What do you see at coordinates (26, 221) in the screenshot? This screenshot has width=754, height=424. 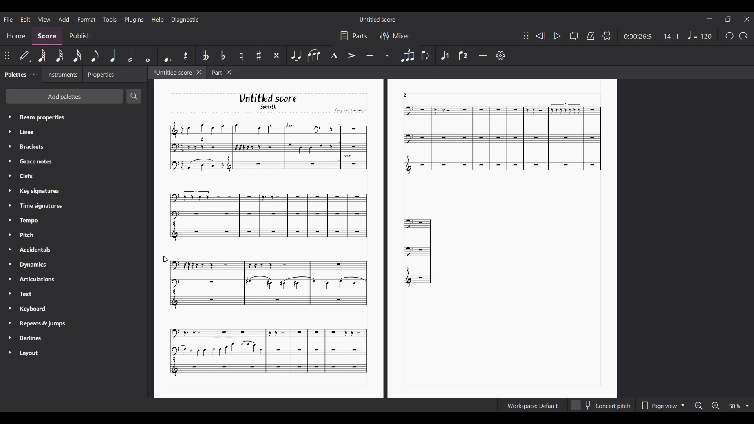 I see `> Tempo` at bounding box center [26, 221].